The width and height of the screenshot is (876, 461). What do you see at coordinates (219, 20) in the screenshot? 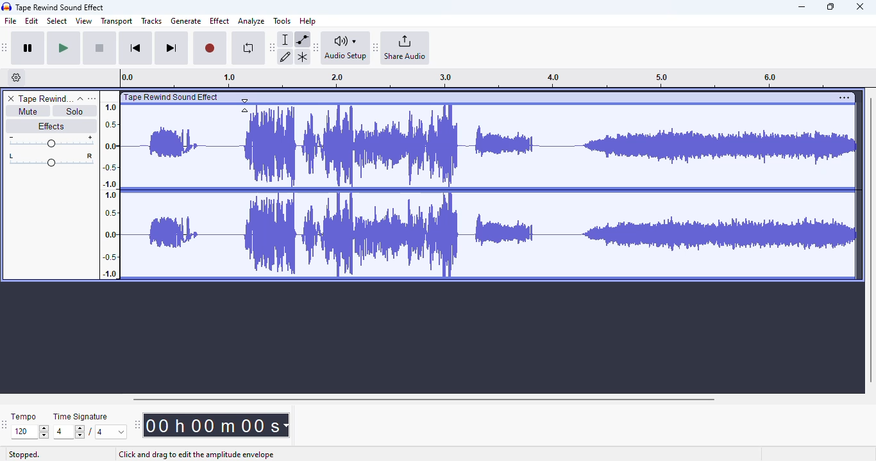
I see `effect` at bounding box center [219, 20].